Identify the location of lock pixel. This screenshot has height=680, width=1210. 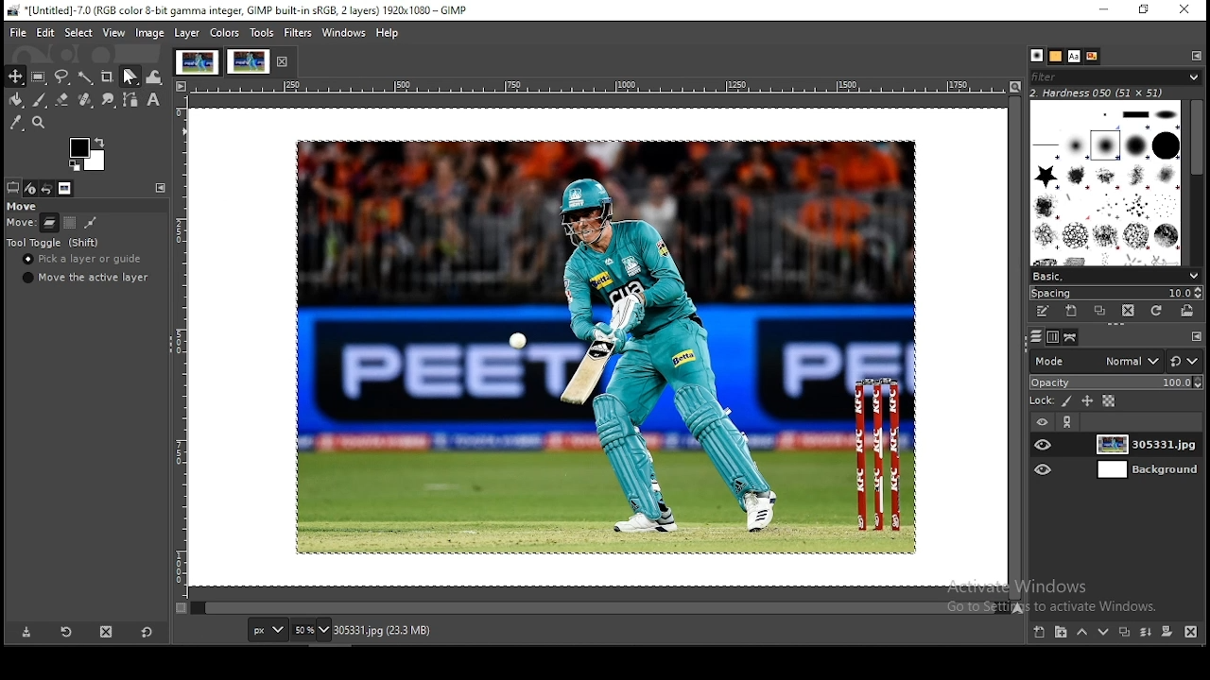
(1067, 403).